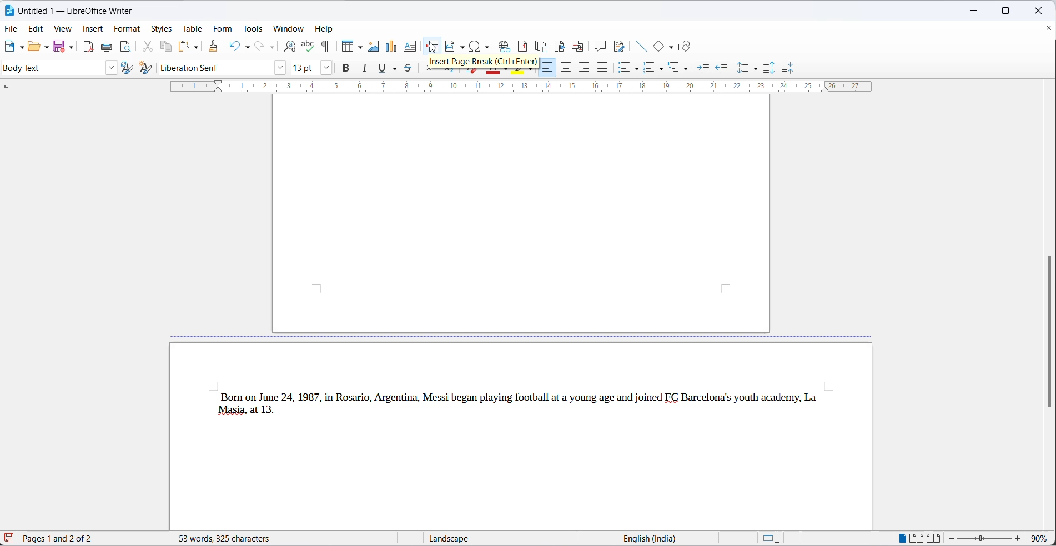 This screenshot has width=1056, height=546. I want to click on Show draw functions, so click(686, 46).